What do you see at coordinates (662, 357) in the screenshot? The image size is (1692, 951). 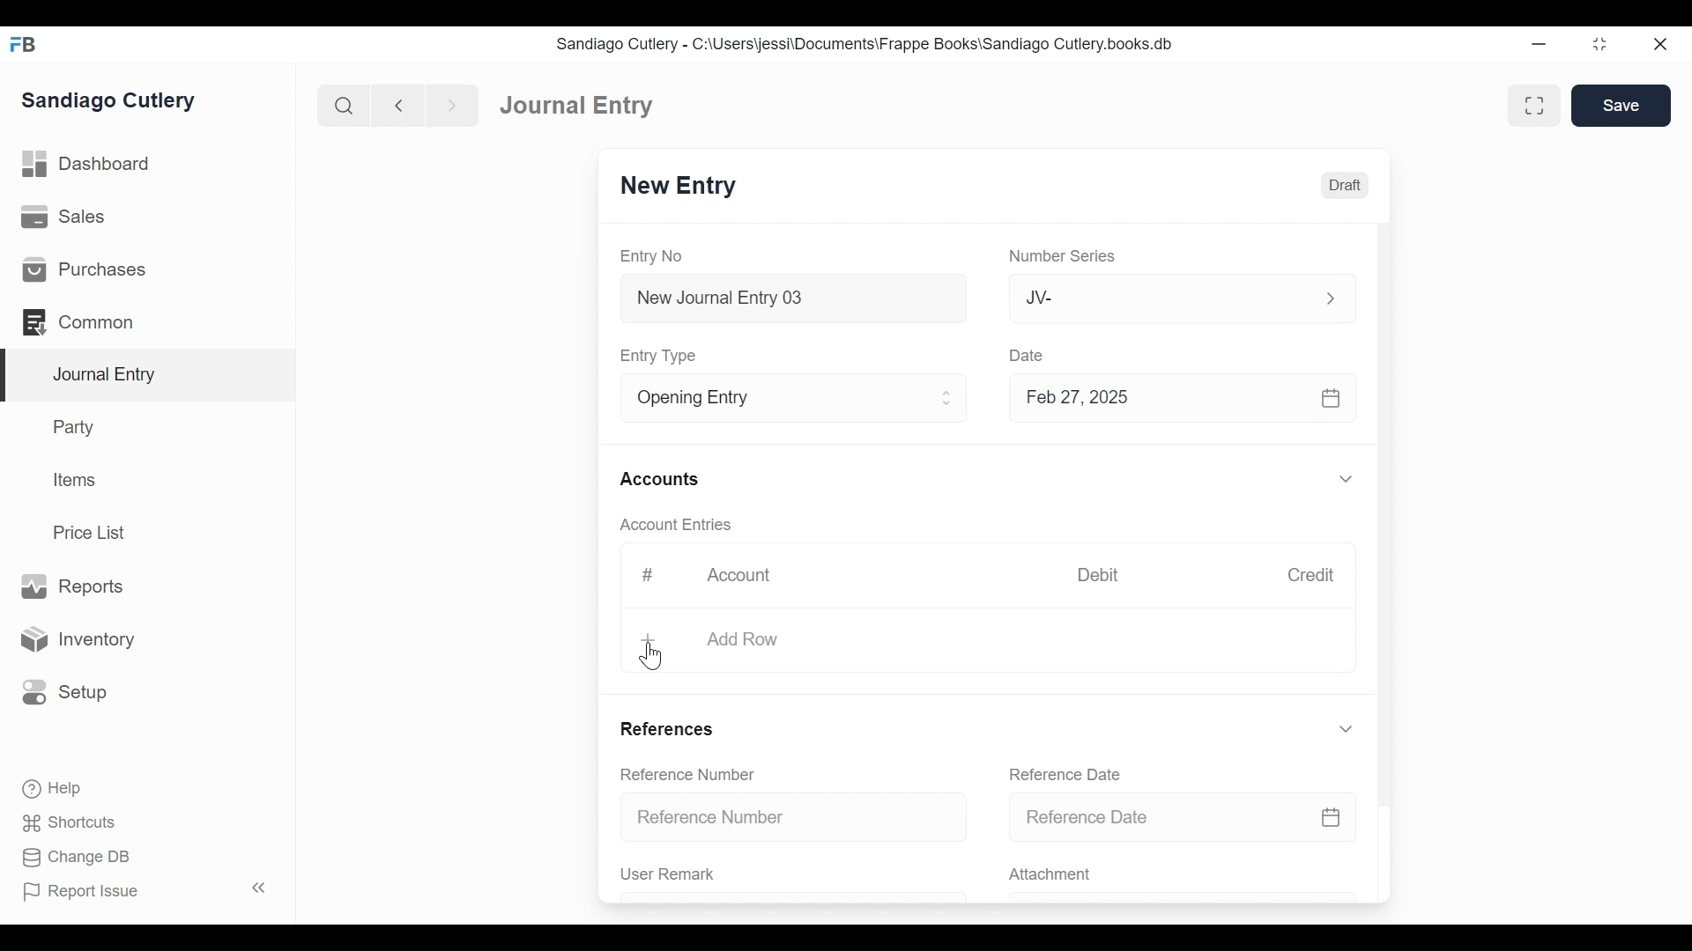 I see `Entry Type` at bounding box center [662, 357].